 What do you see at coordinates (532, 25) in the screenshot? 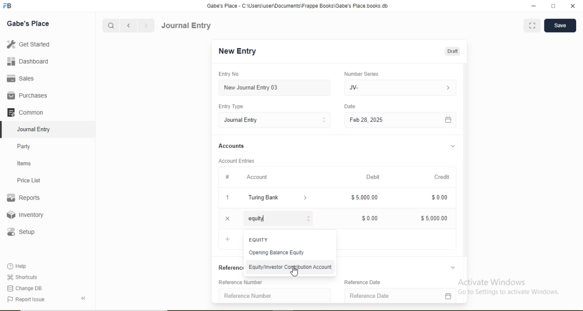
I see `Full screen` at bounding box center [532, 25].